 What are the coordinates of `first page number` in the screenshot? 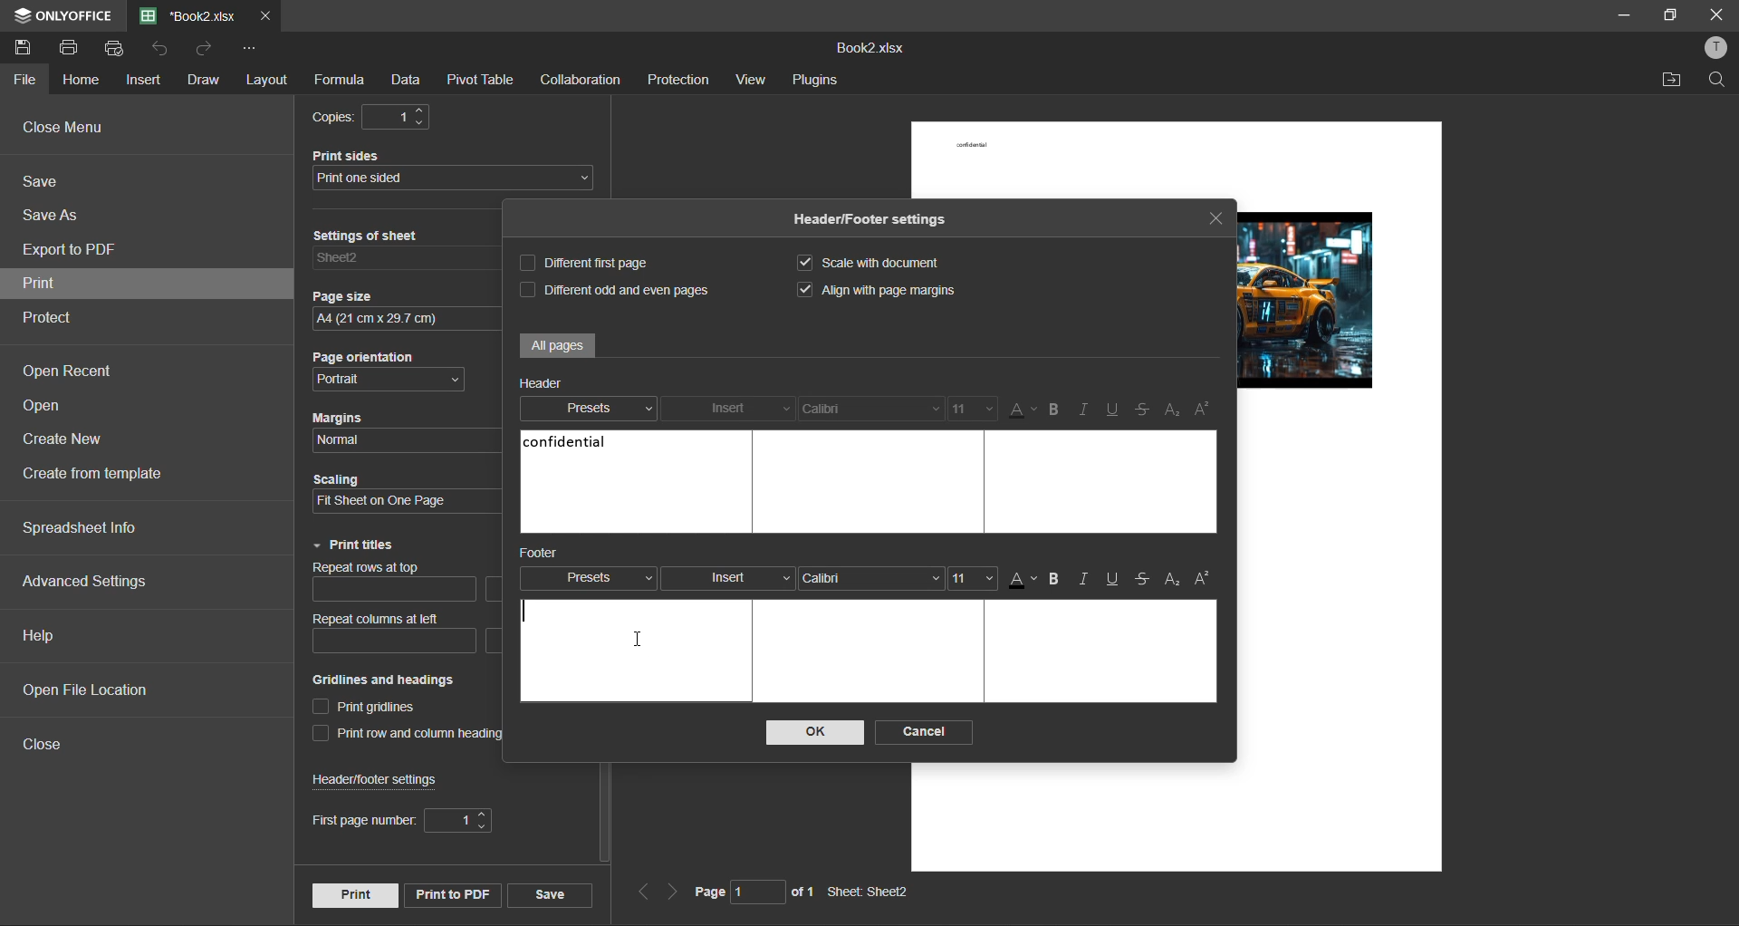 It's located at (404, 818).